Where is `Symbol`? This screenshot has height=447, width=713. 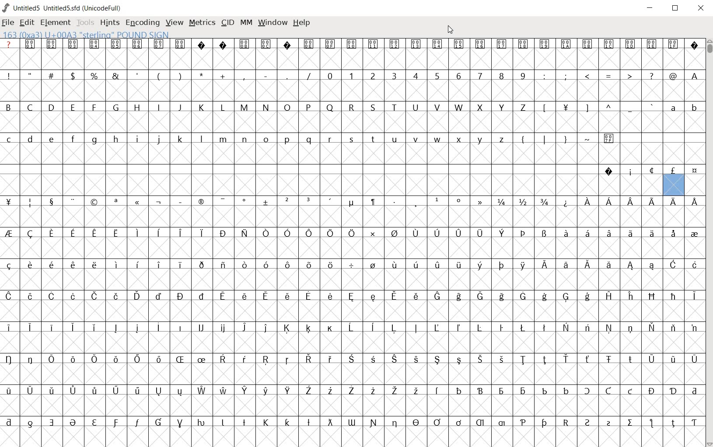 Symbol is located at coordinates (244, 422).